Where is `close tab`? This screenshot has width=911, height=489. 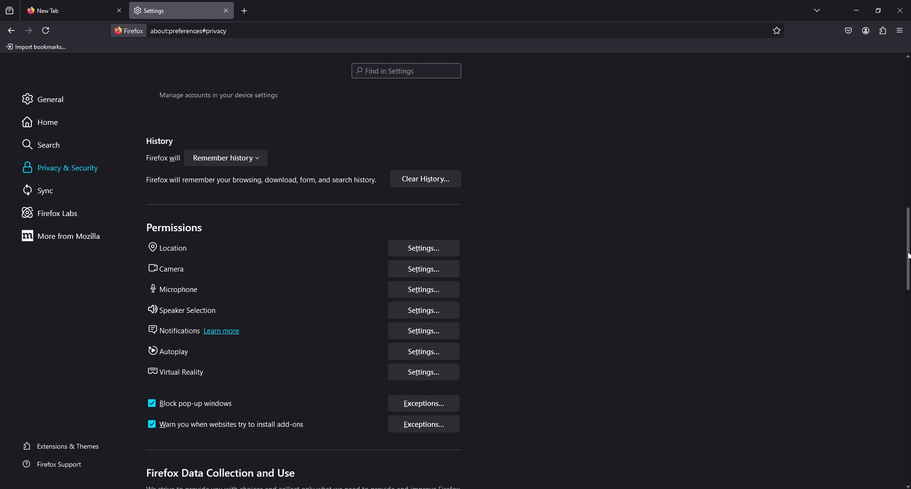 close tab is located at coordinates (226, 10).